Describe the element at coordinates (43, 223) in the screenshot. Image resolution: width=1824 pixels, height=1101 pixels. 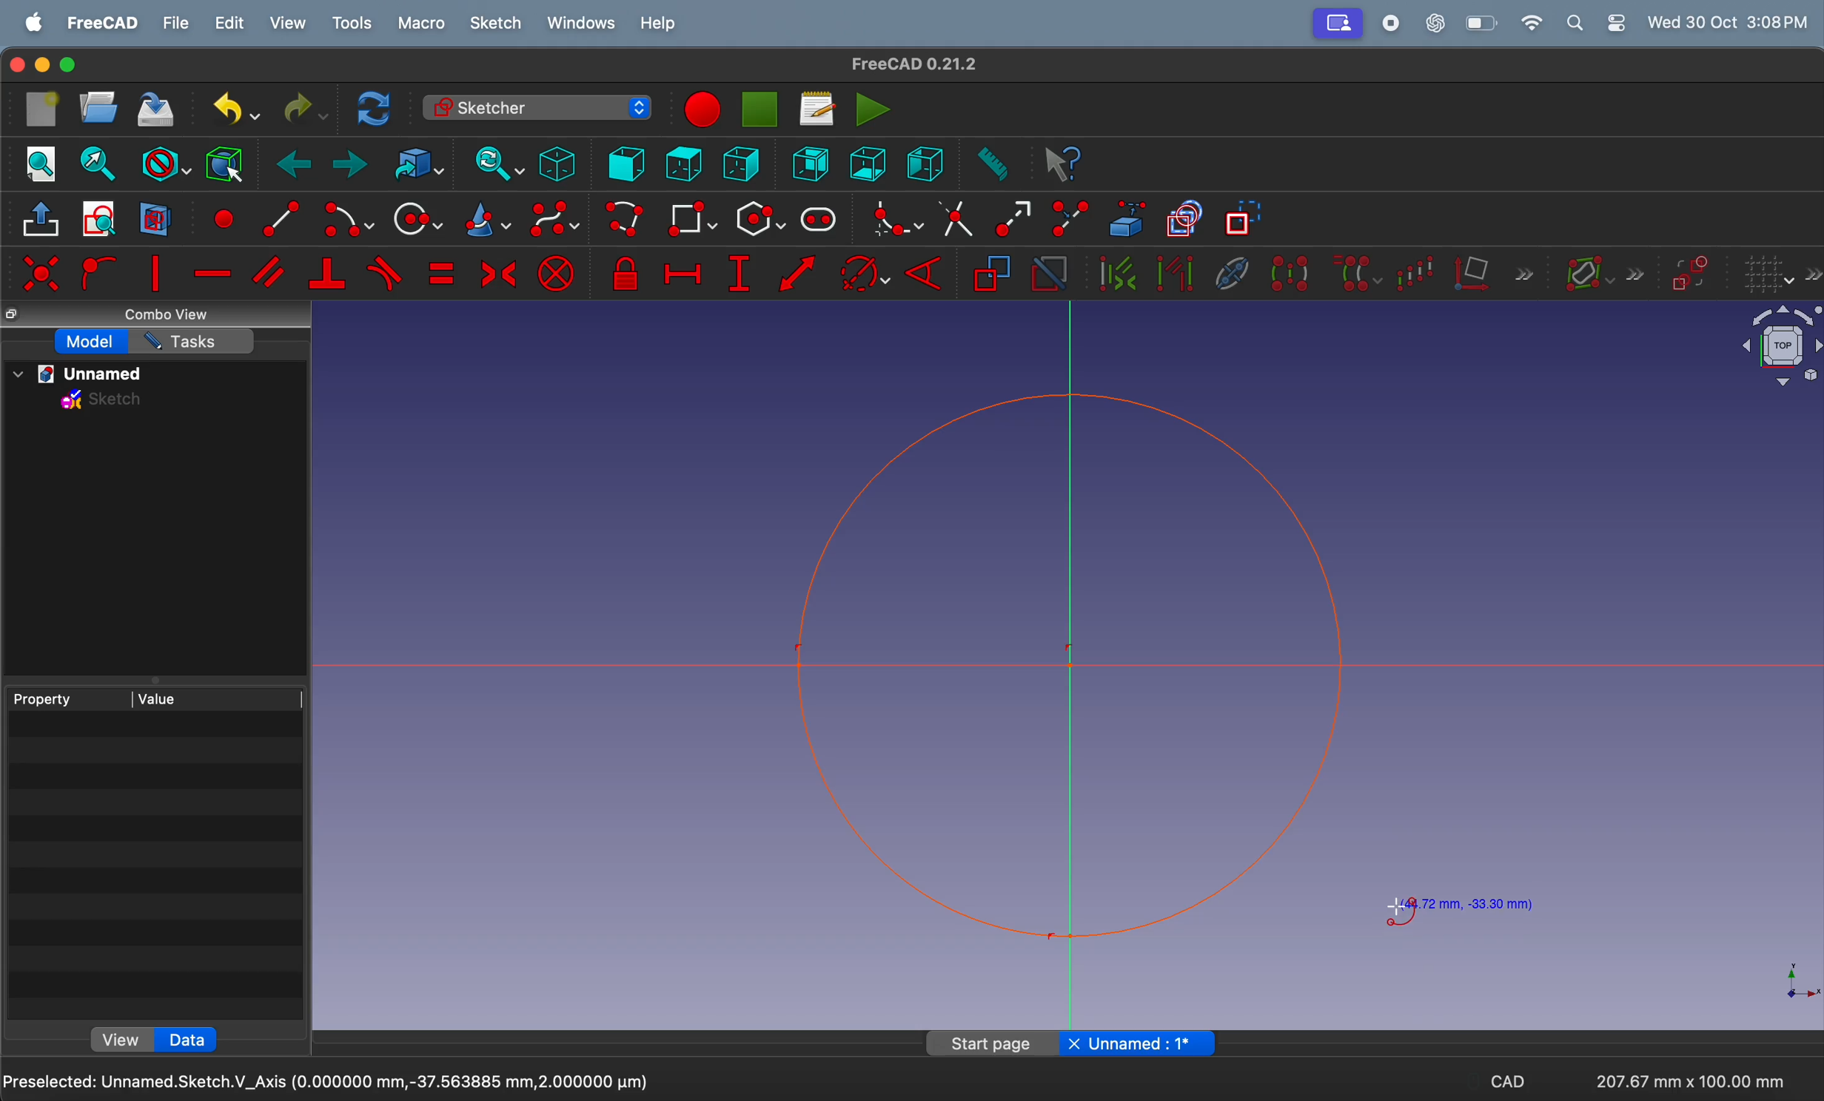
I see `leave sketch` at that location.